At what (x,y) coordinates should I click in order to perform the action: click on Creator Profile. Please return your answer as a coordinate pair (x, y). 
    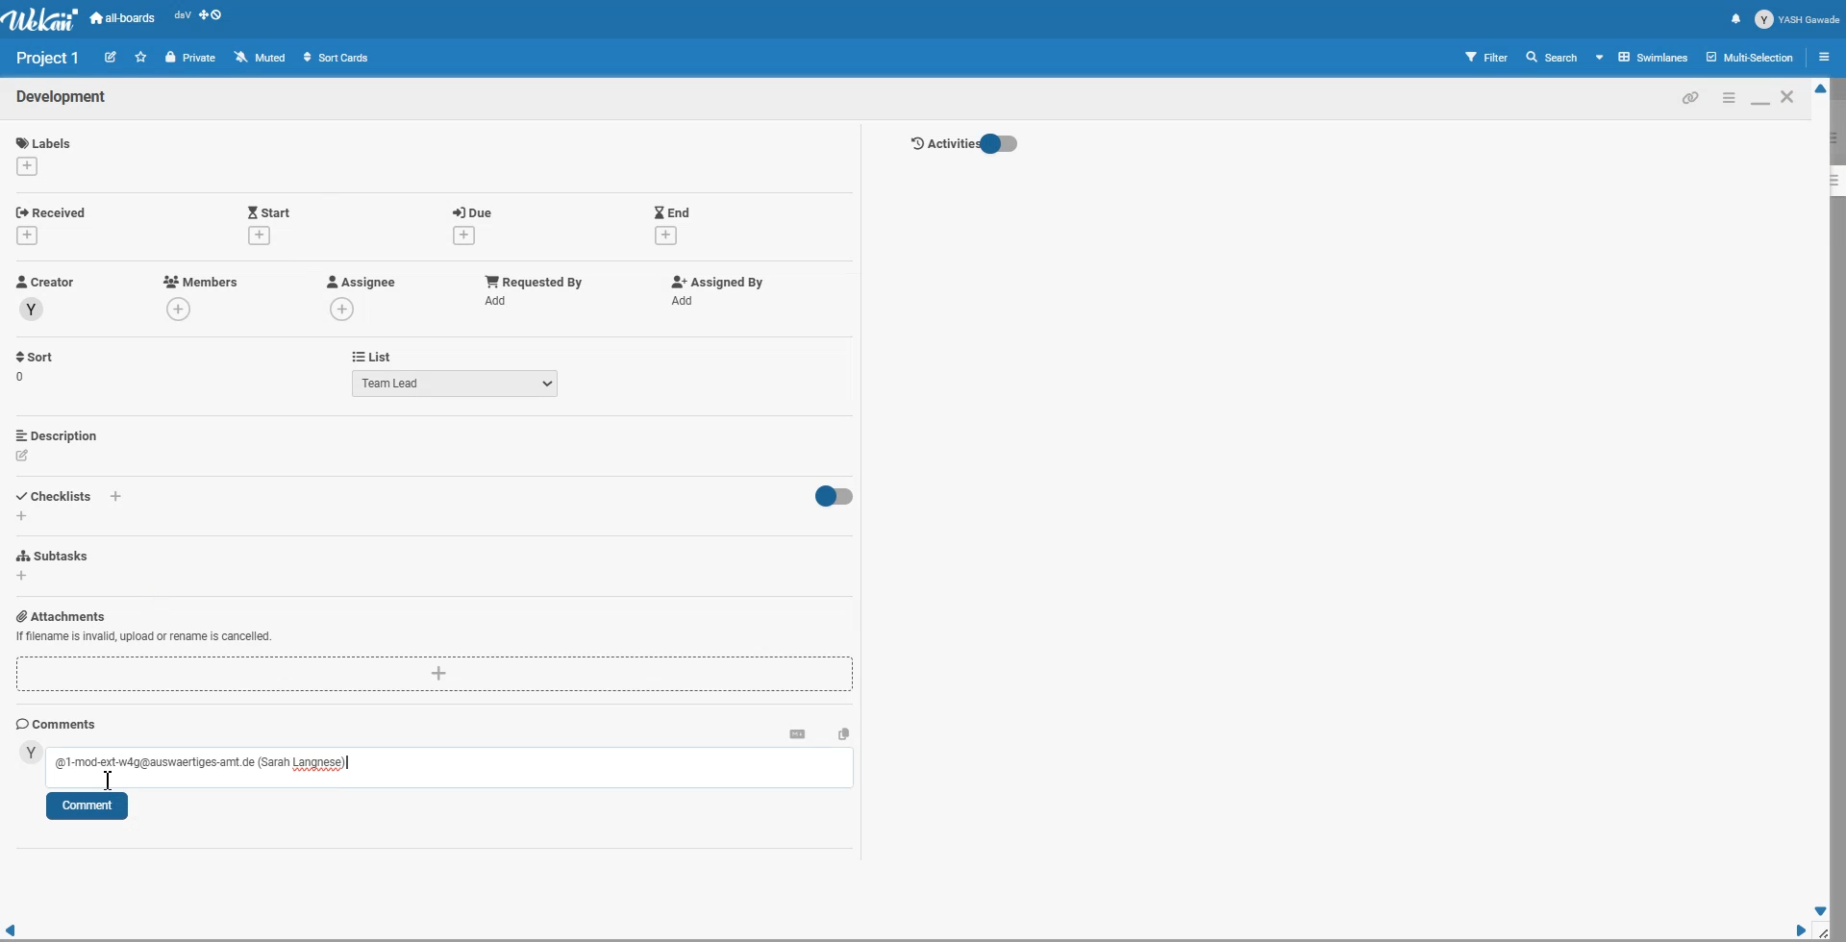
    Looking at the image, I should click on (46, 283).